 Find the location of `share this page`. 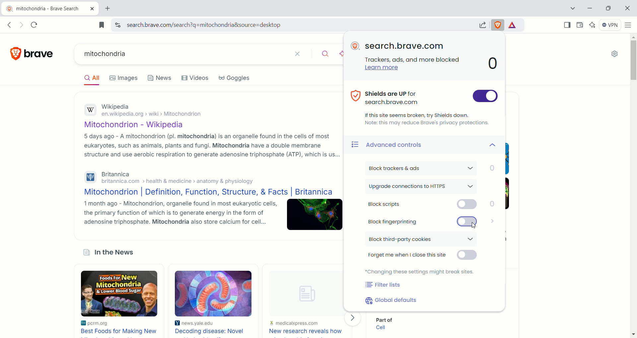

share this page is located at coordinates (482, 24).